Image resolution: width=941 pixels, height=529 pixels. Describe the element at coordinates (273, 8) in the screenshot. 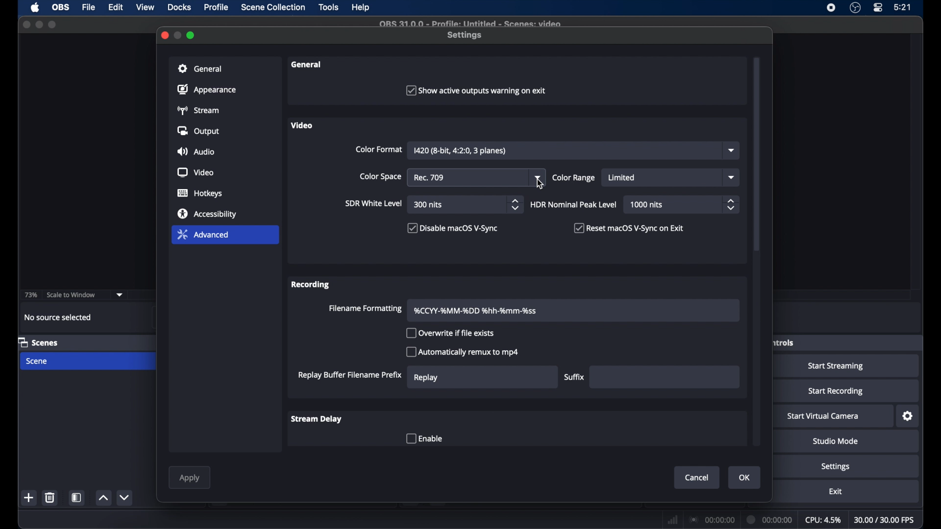

I see `scene collection` at that location.